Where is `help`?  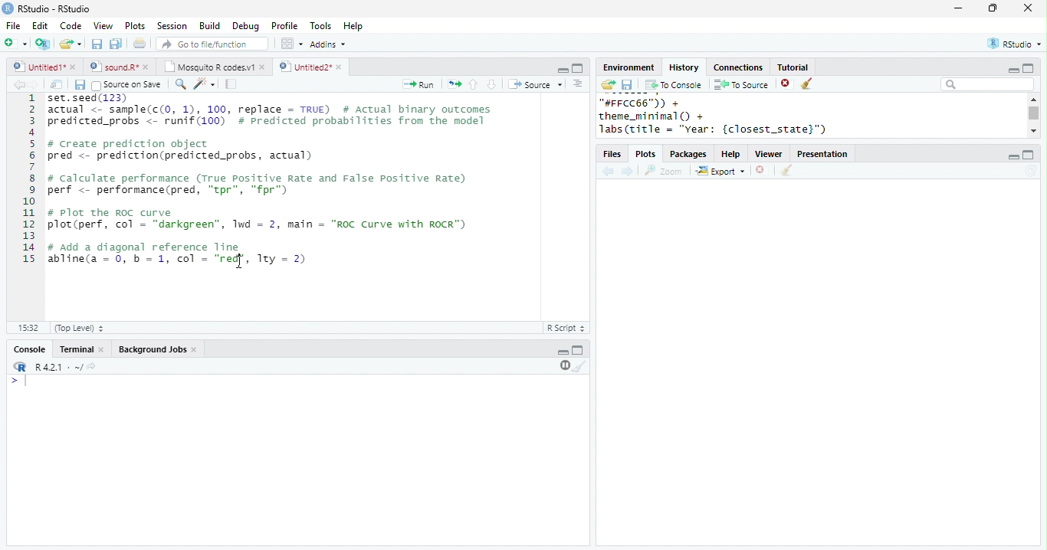 help is located at coordinates (731, 155).